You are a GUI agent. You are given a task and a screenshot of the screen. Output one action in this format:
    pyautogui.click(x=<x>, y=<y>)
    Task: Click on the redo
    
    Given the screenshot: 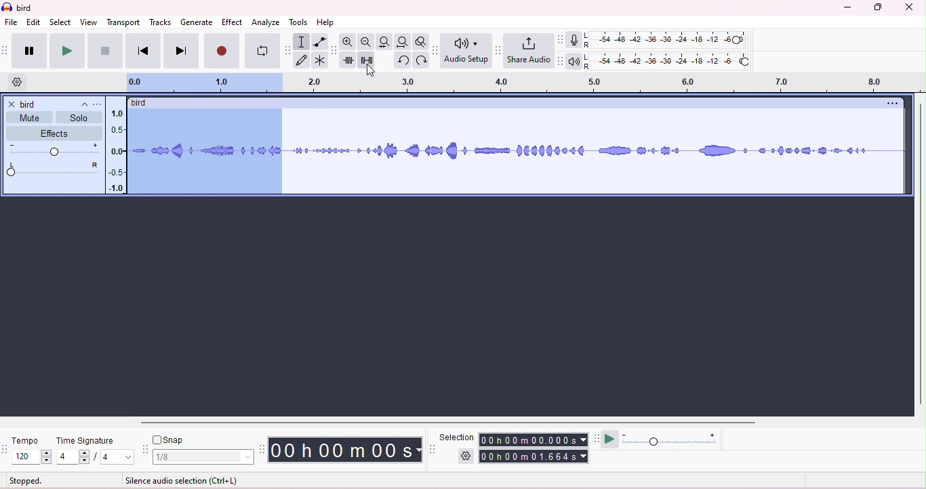 What is the action you would take?
    pyautogui.click(x=423, y=61)
    